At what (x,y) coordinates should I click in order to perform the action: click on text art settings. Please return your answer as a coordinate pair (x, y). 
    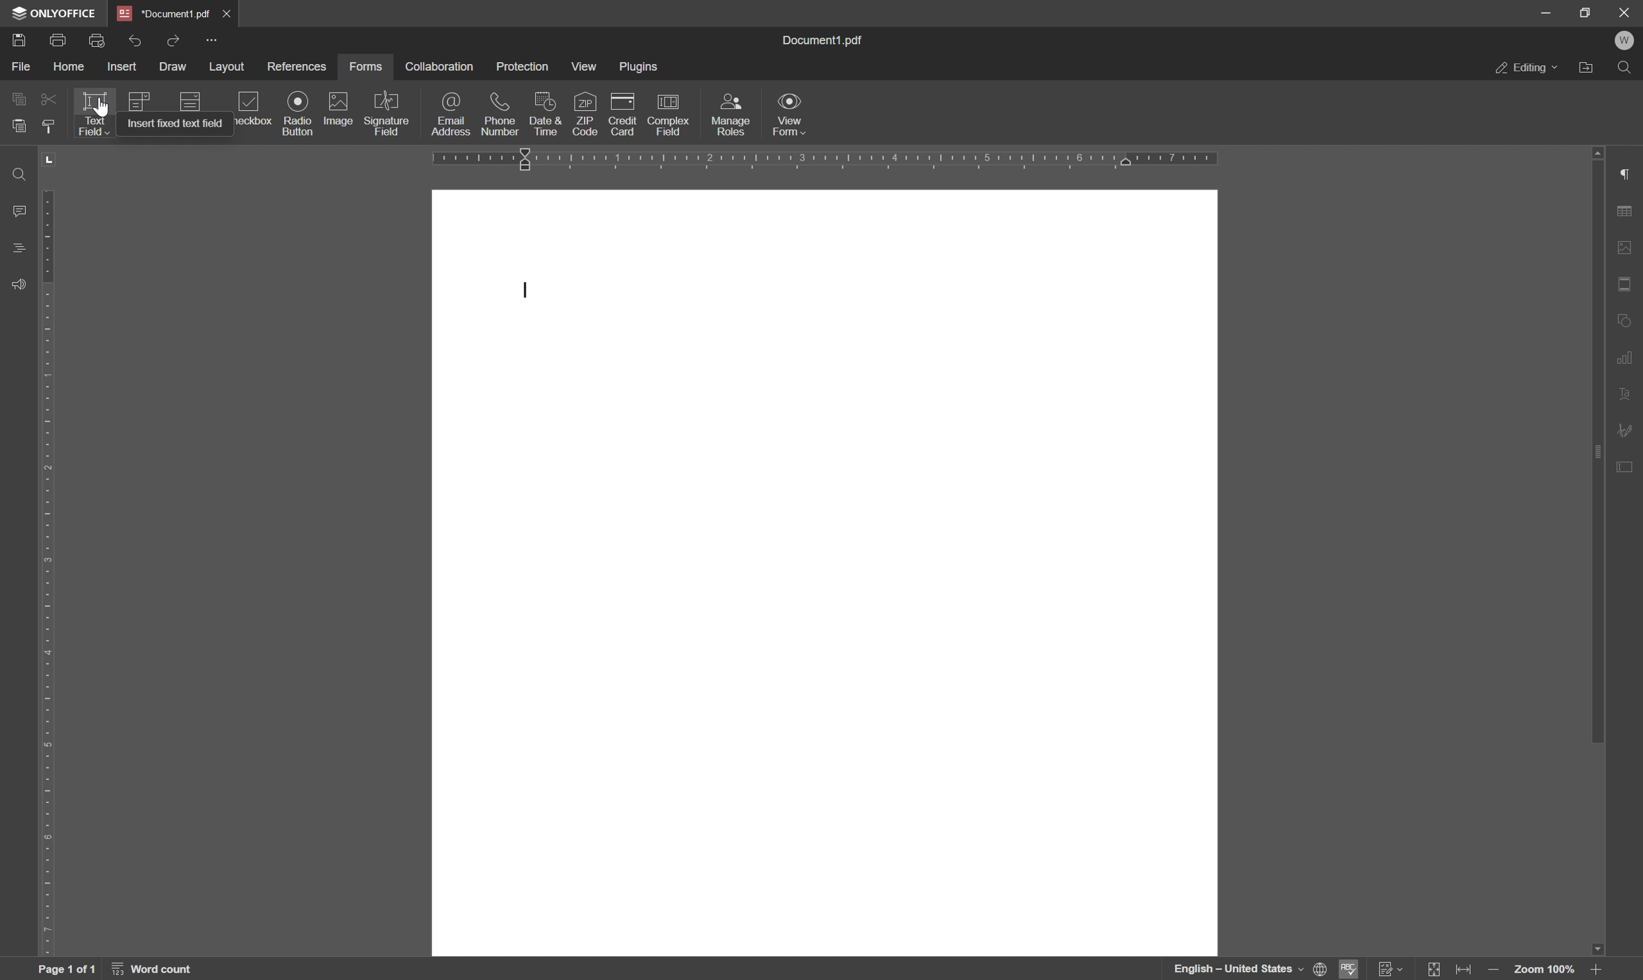
    Looking at the image, I should click on (1626, 389).